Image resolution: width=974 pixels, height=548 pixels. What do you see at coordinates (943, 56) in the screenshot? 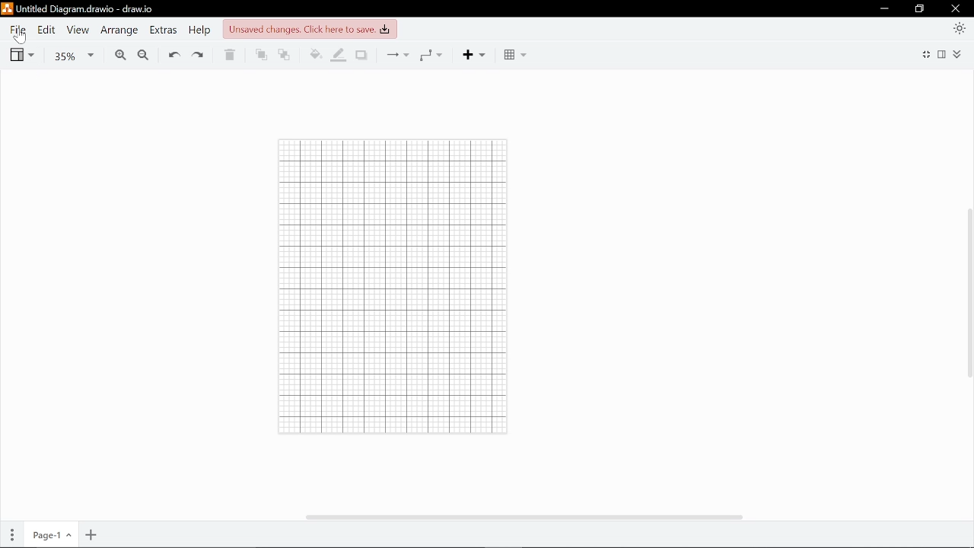
I see `format` at bounding box center [943, 56].